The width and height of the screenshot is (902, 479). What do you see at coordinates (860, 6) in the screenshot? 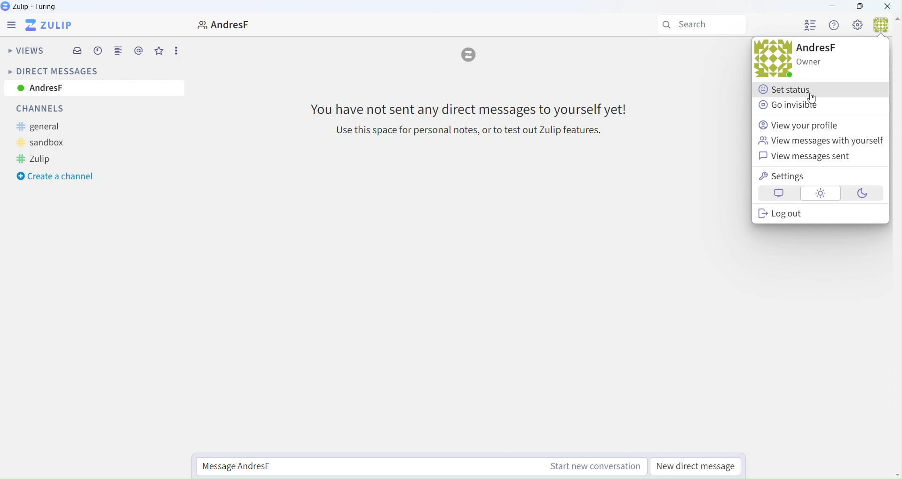
I see `Box` at bounding box center [860, 6].